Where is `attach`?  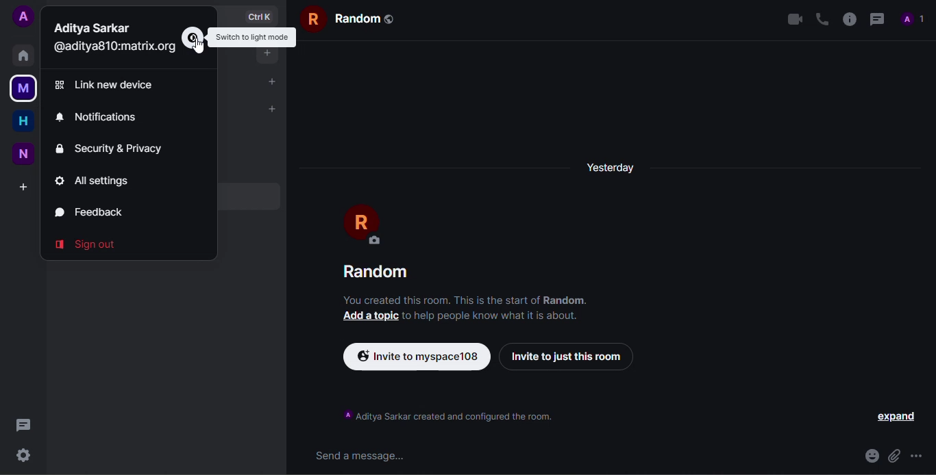
attach is located at coordinates (896, 454).